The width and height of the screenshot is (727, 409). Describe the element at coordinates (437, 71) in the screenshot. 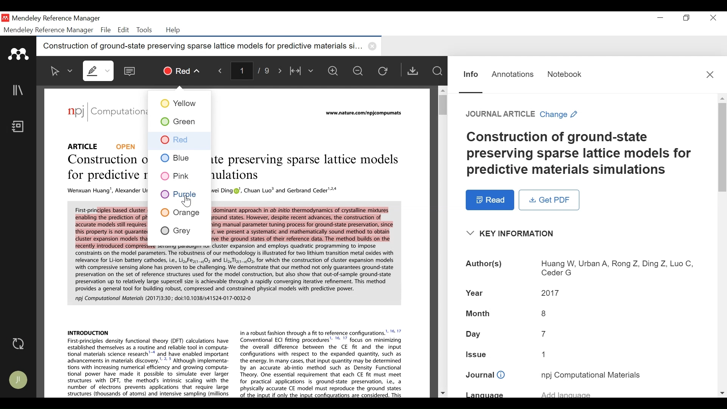

I see `Find In File` at that location.